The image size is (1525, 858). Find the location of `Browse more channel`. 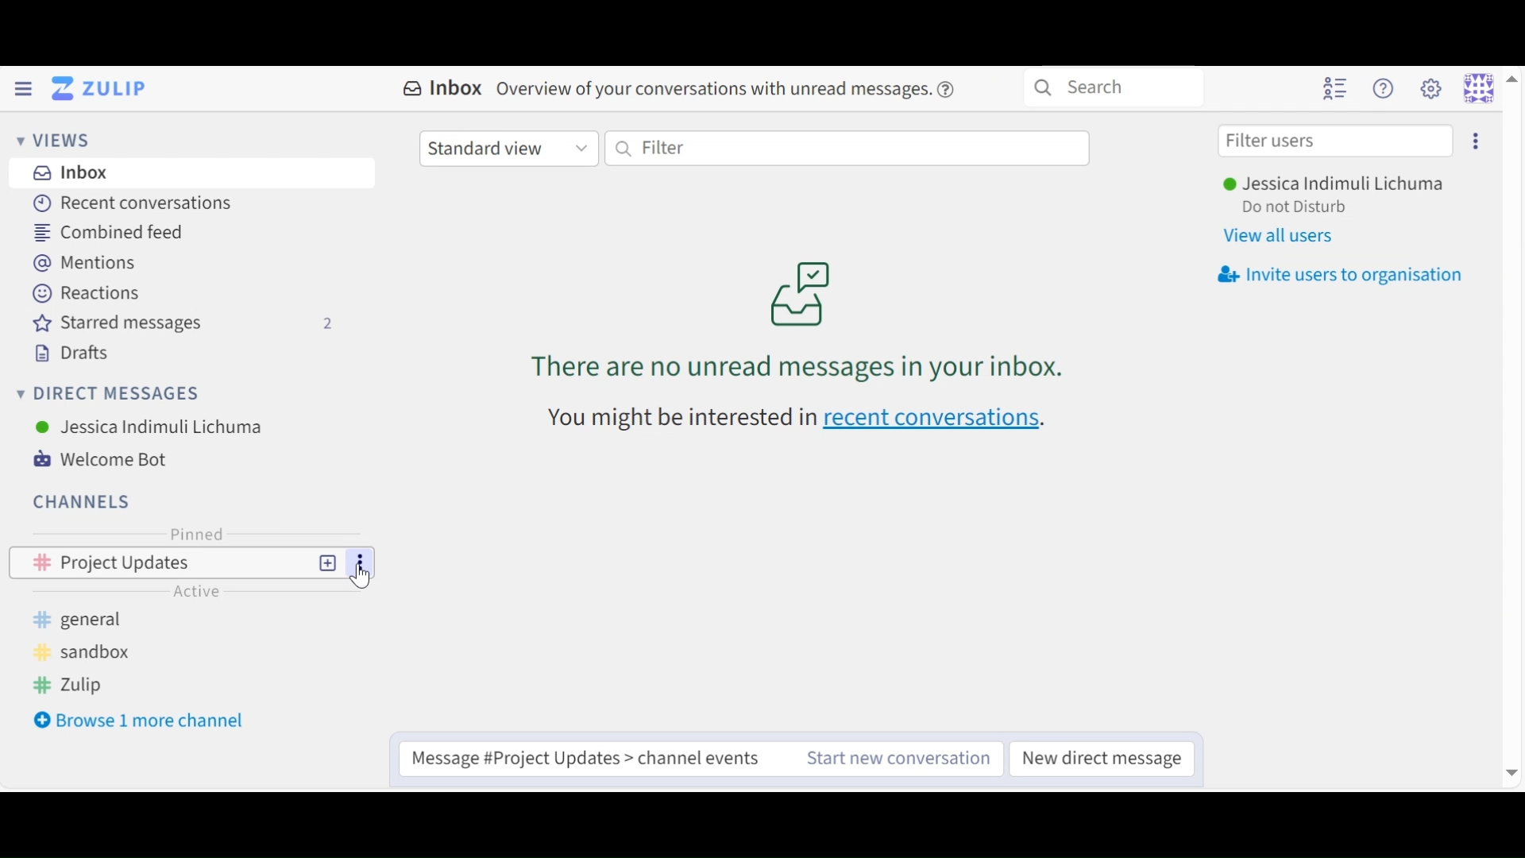

Browse more channel is located at coordinates (145, 721).